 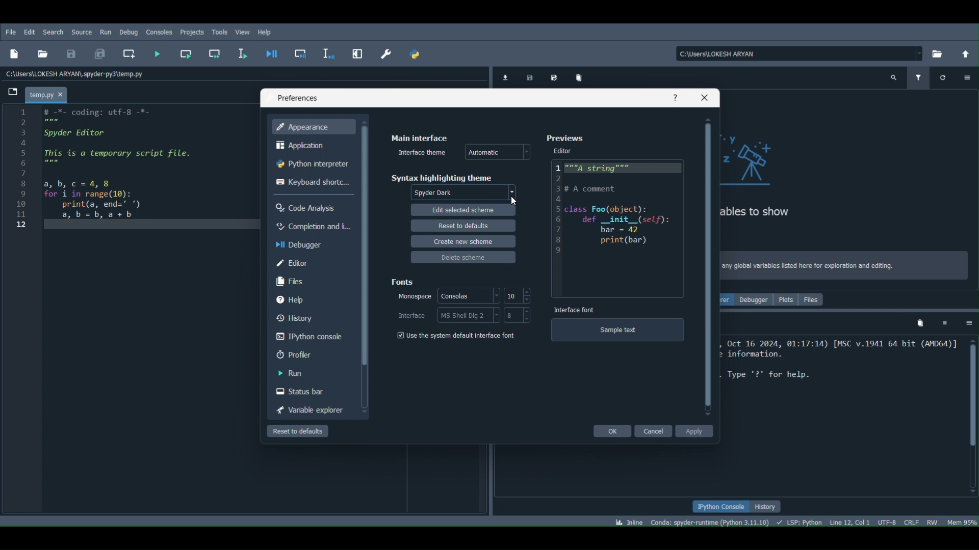 What do you see at coordinates (461, 241) in the screenshot?
I see `Create new scheme` at bounding box center [461, 241].